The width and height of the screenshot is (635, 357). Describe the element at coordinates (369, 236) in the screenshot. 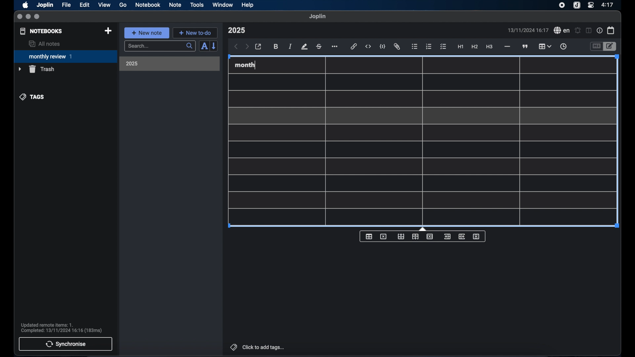

I see `insert table` at that location.